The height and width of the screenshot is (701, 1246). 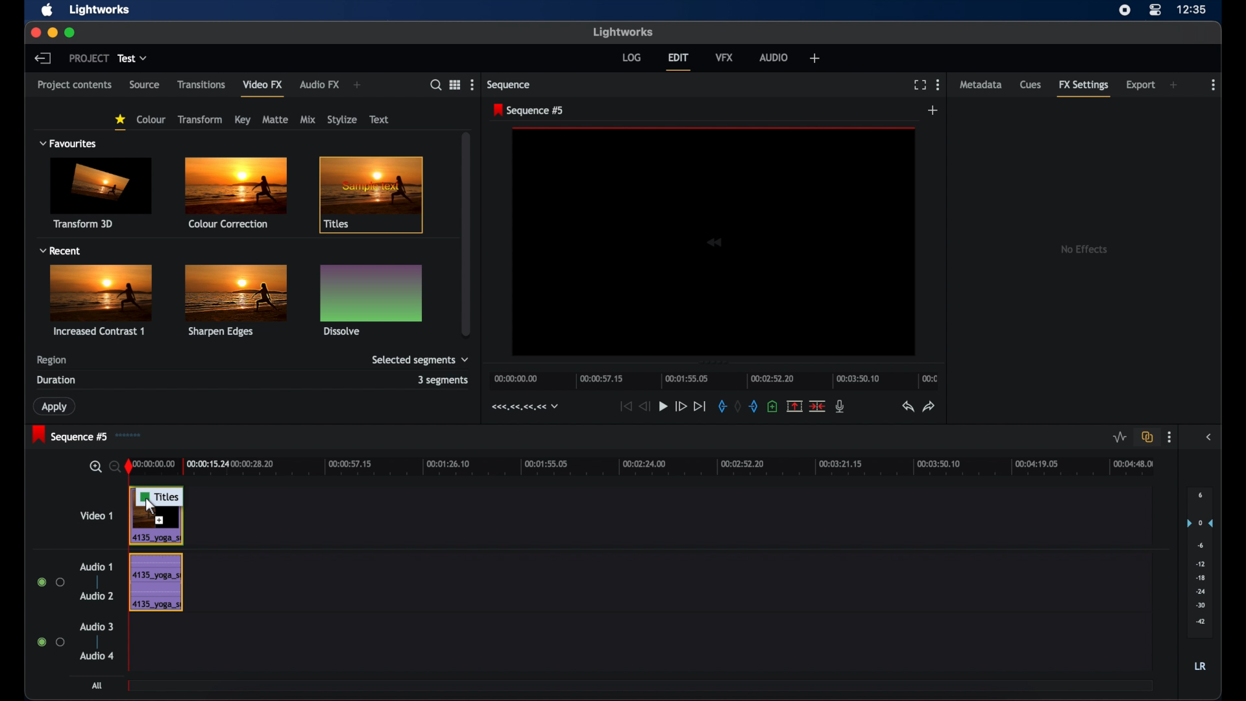 What do you see at coordinates (1125, 10) in the screenshot?
I see `screen recorder icon` at bounding box center [1125, 10].